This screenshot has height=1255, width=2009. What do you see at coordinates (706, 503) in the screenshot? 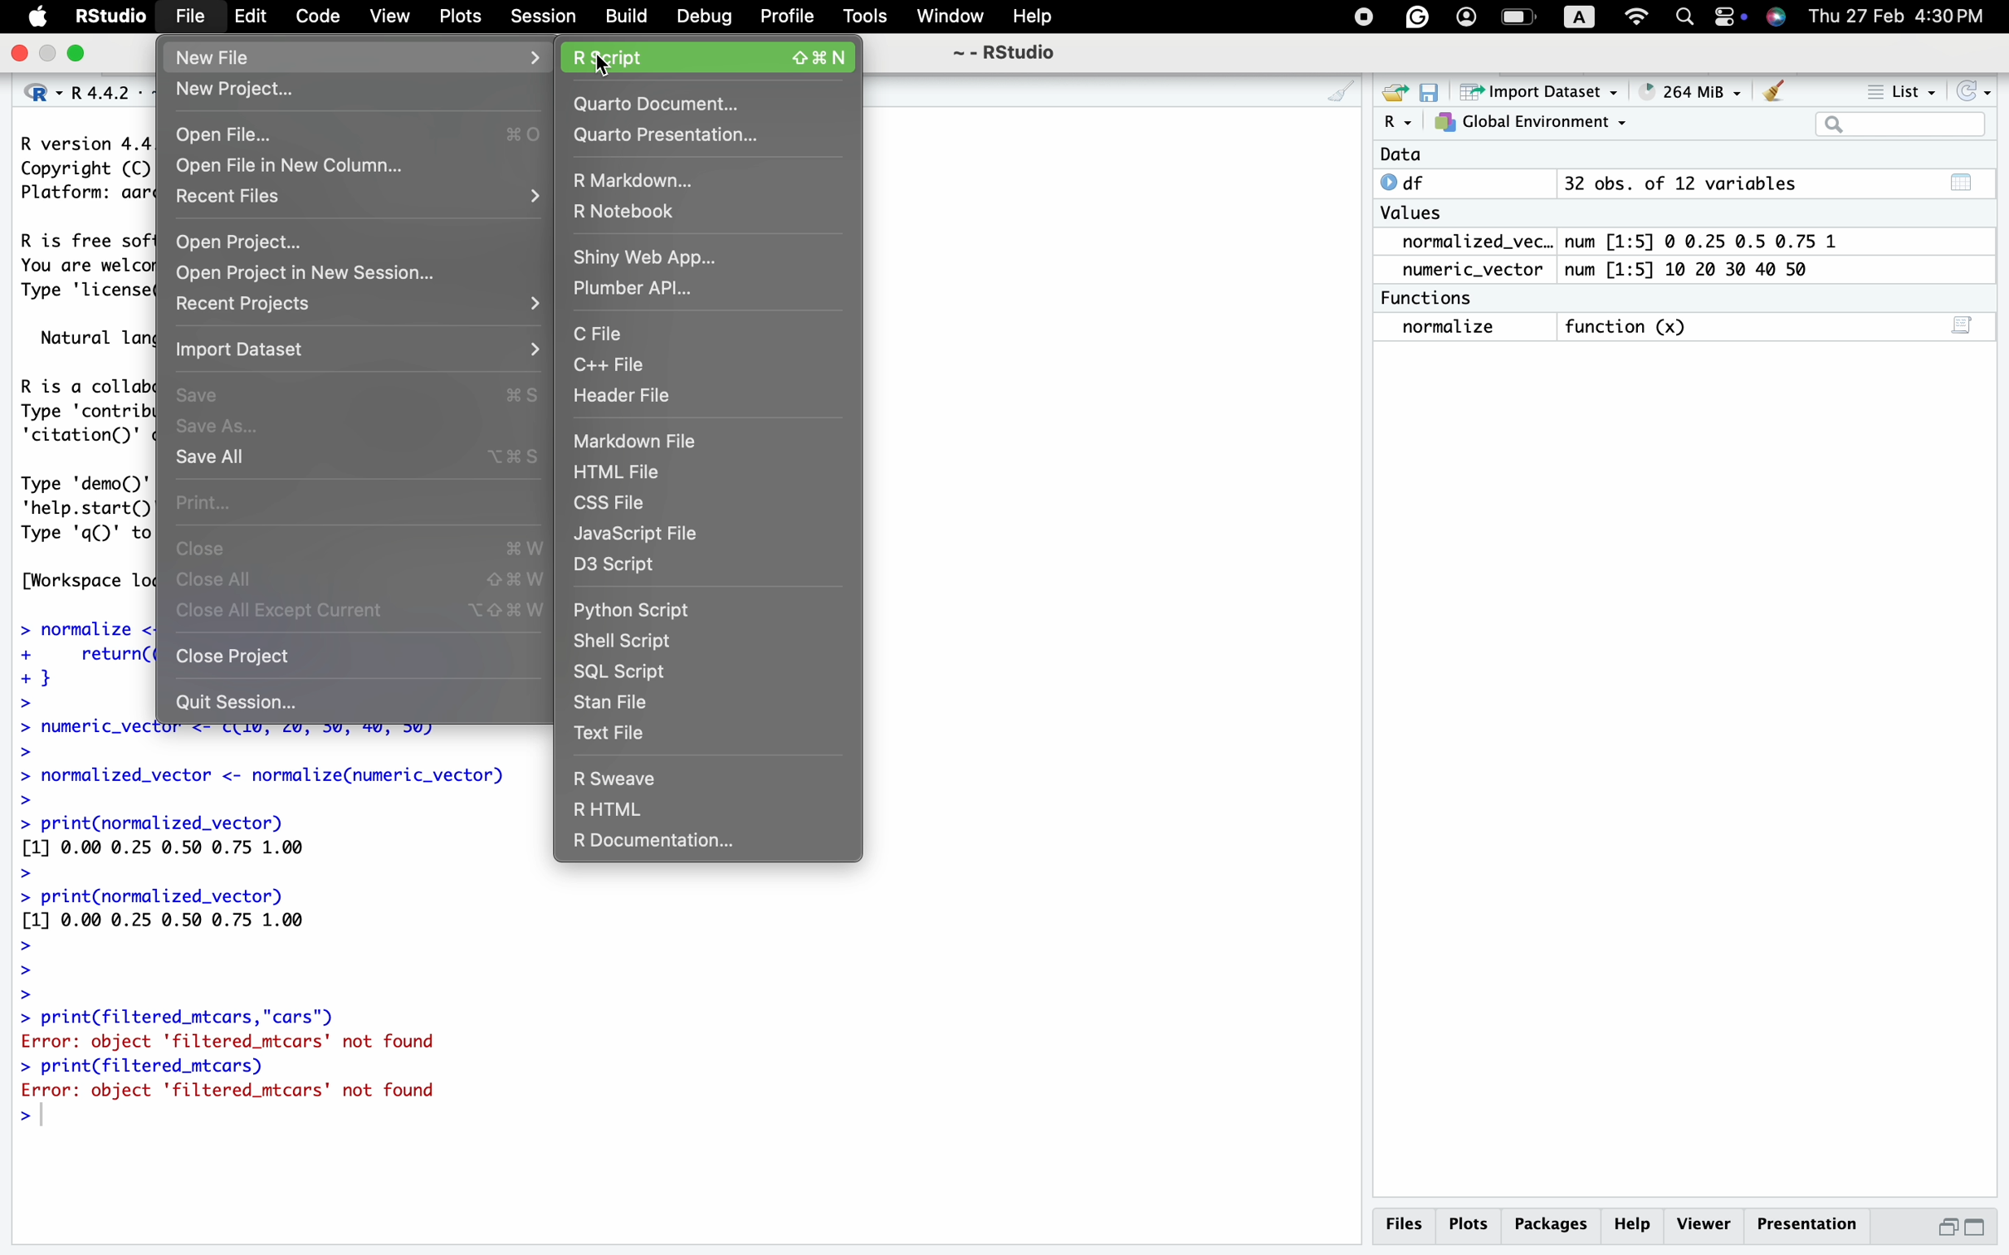
I see `CSS file` at bounding box center [706, 503].